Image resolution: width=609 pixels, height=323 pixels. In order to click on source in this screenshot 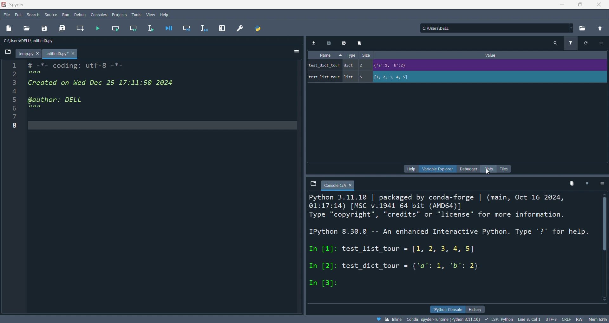, I will do `click(49, 15)`.